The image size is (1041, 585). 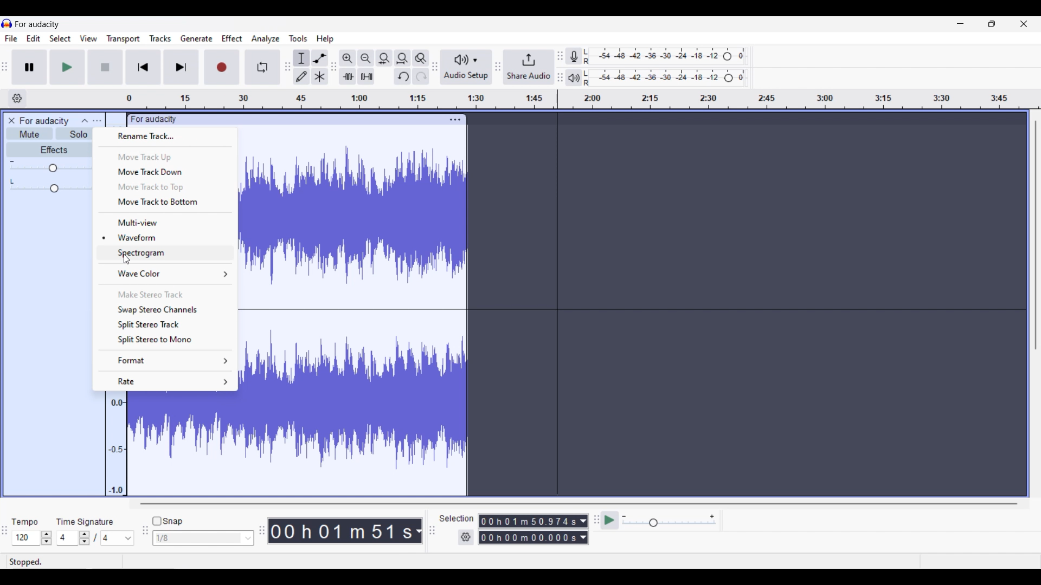 What do you see at coordinates (27, 562) in the screenshot?
I see `stopped` at bounding box center [27, 562].